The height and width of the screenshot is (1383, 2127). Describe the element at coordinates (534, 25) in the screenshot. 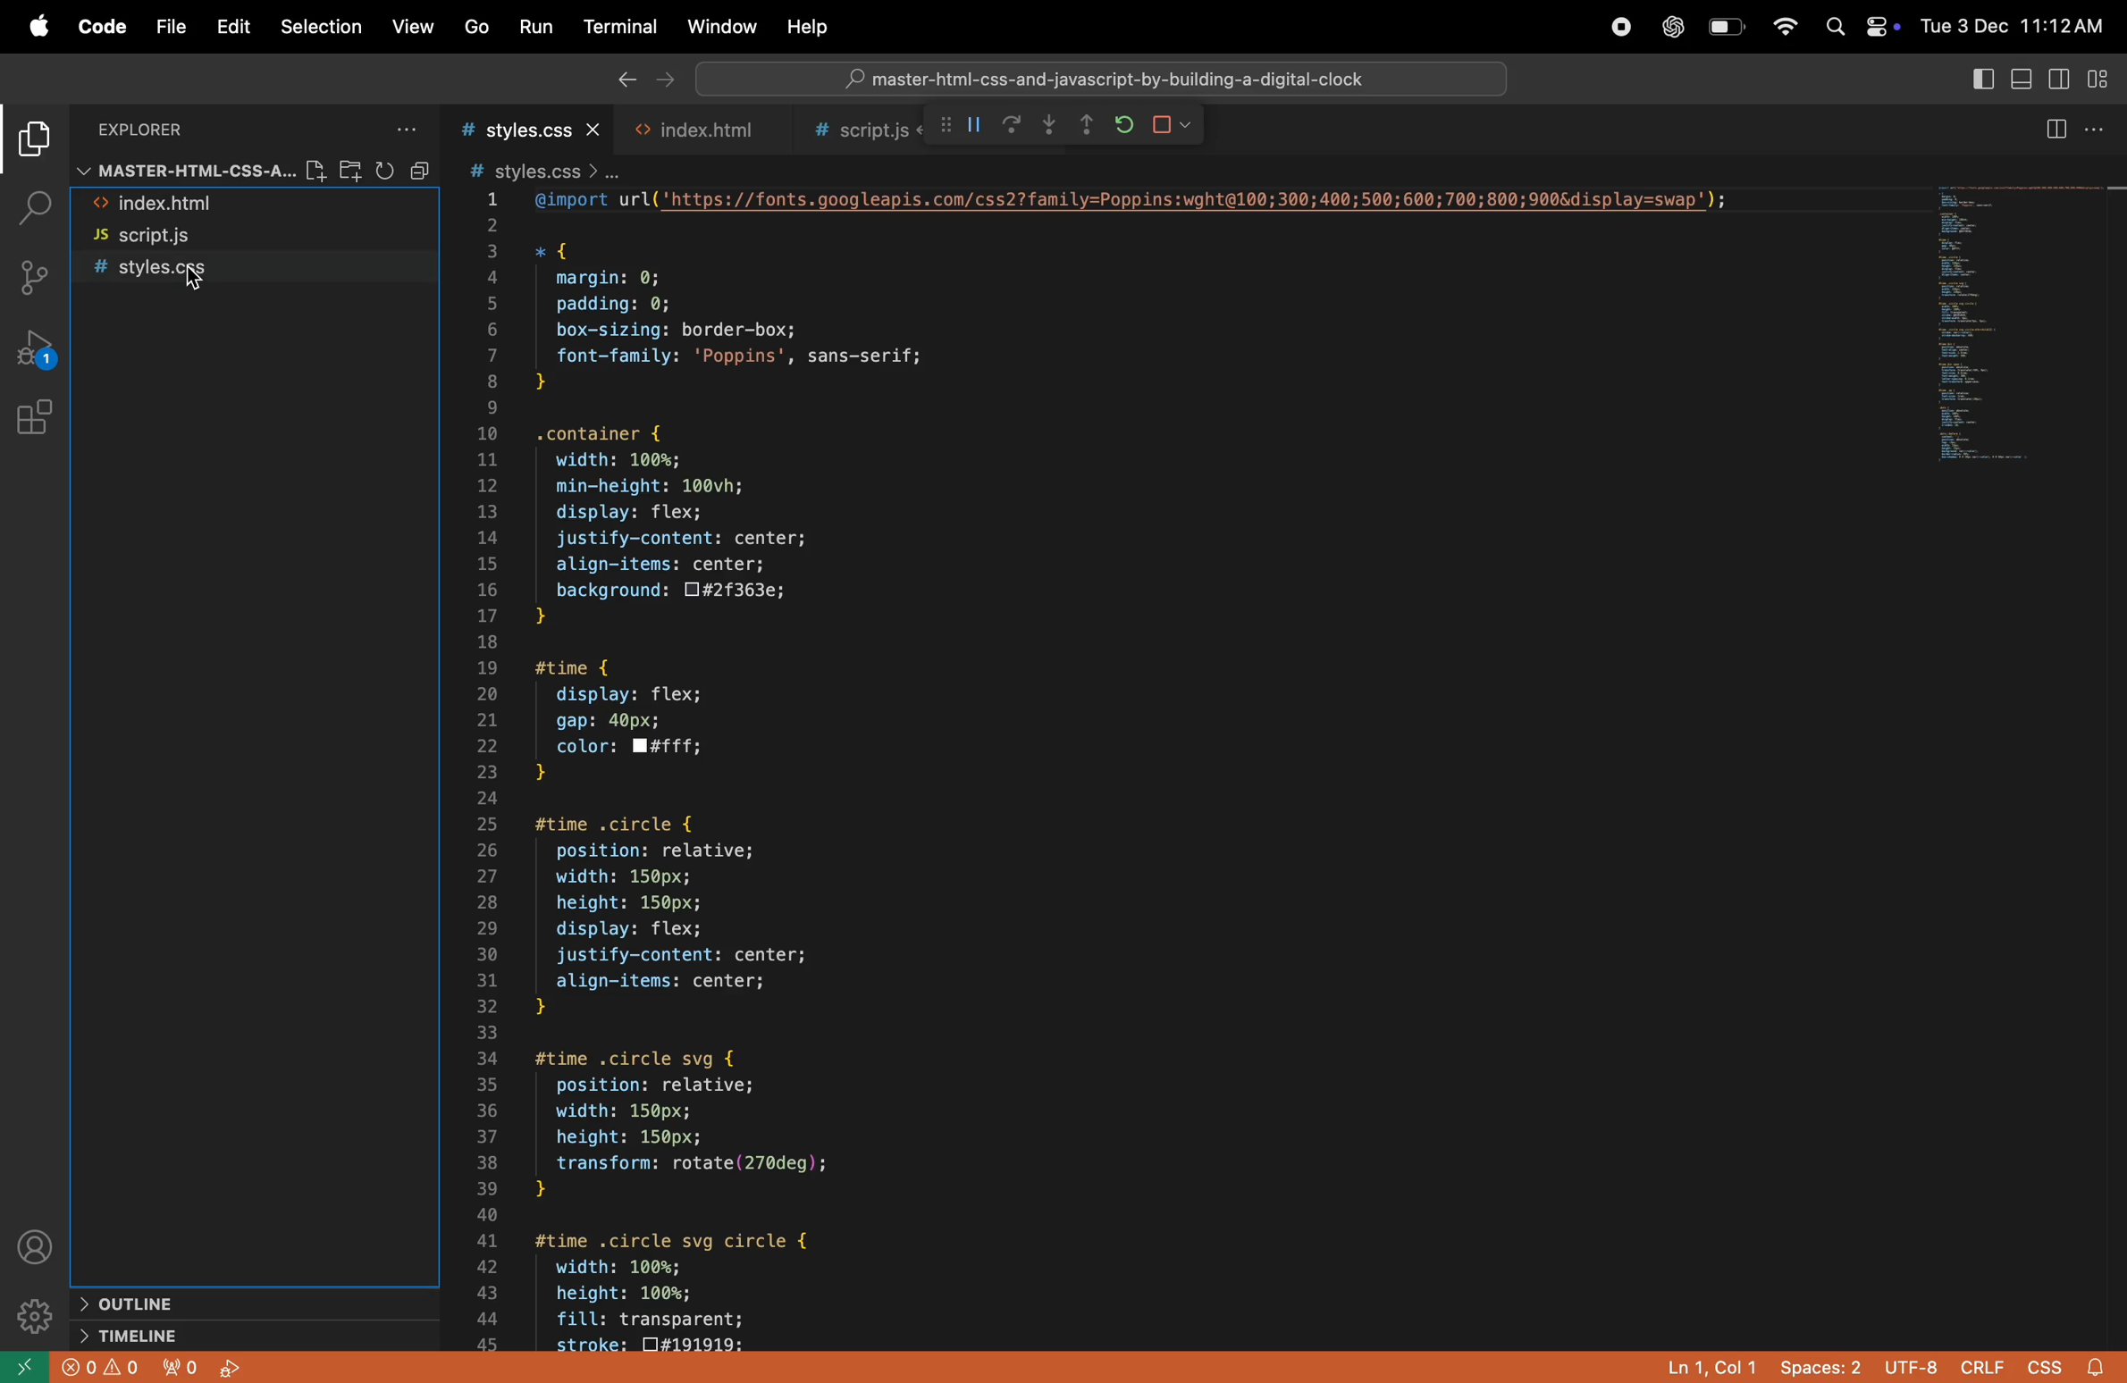

I see `run` at that location.